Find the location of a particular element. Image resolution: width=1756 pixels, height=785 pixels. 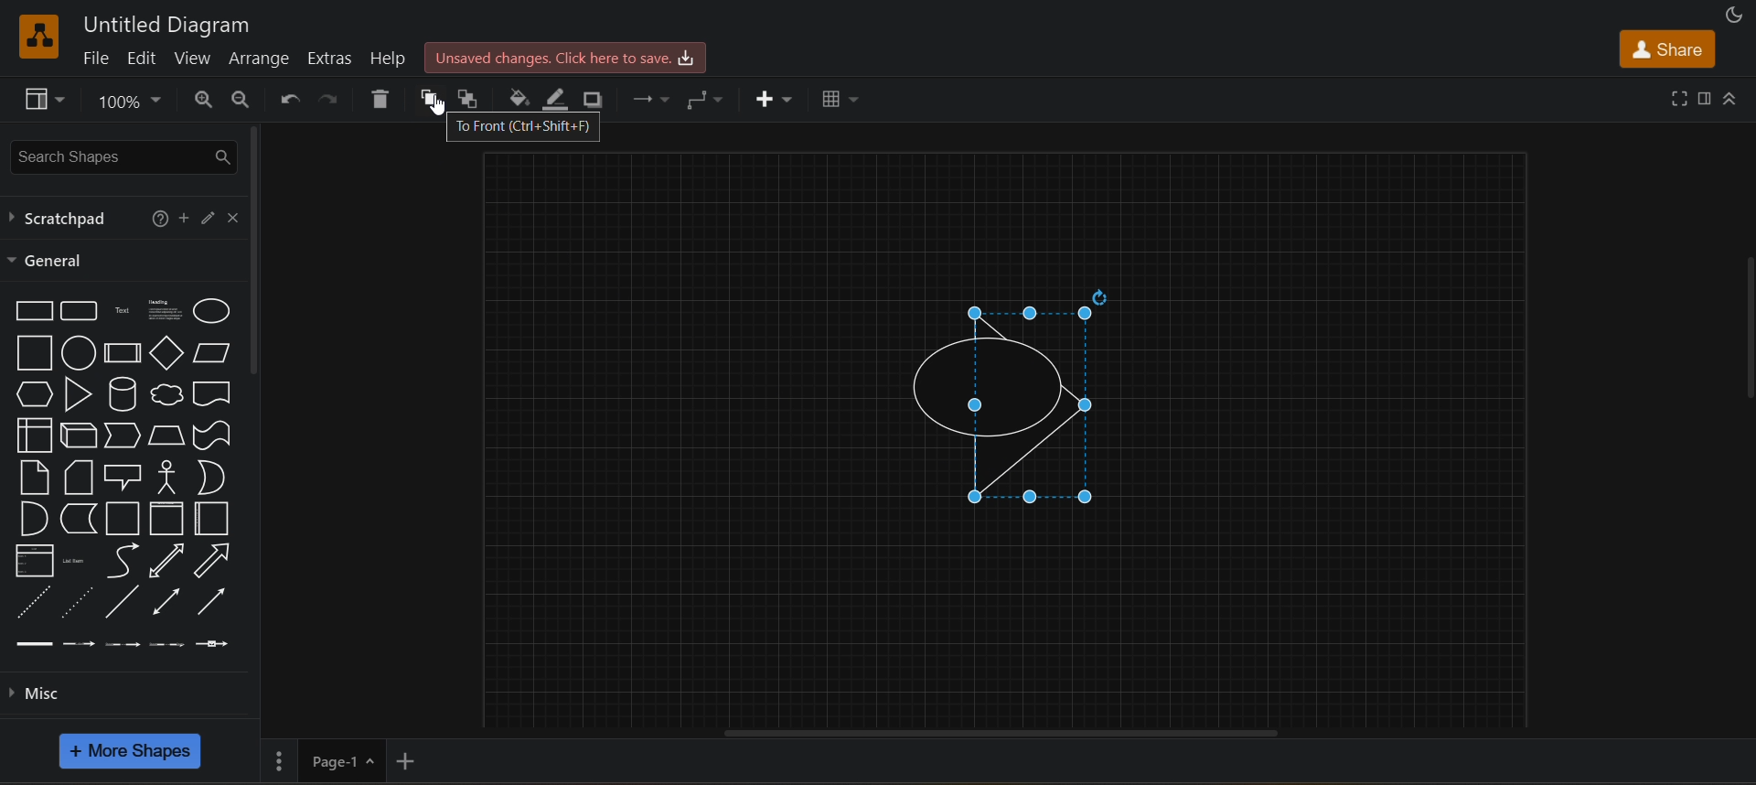

vertical scroll bar is located at coordinates (1746, 326).